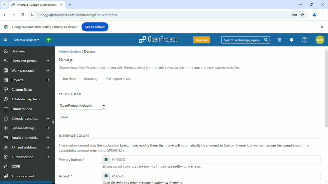  I want to click on Projects, so click(25, 80).